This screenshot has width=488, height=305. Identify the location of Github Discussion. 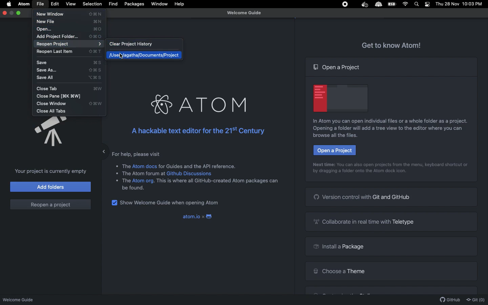
(190, 174).